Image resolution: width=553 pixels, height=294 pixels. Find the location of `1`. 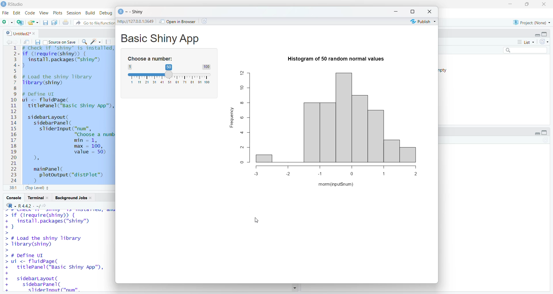

1 is located at coordinates (130, 67).